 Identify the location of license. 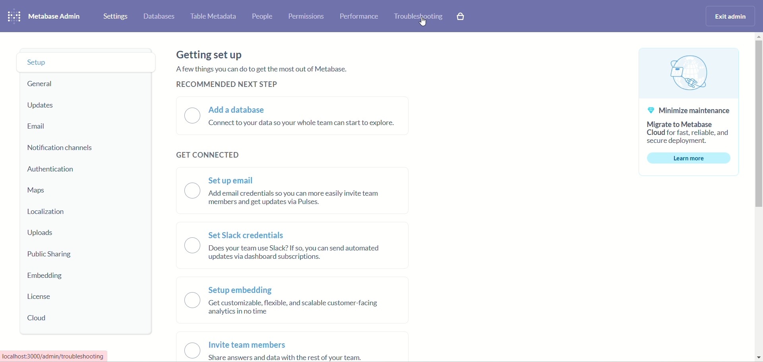
(40, 295).